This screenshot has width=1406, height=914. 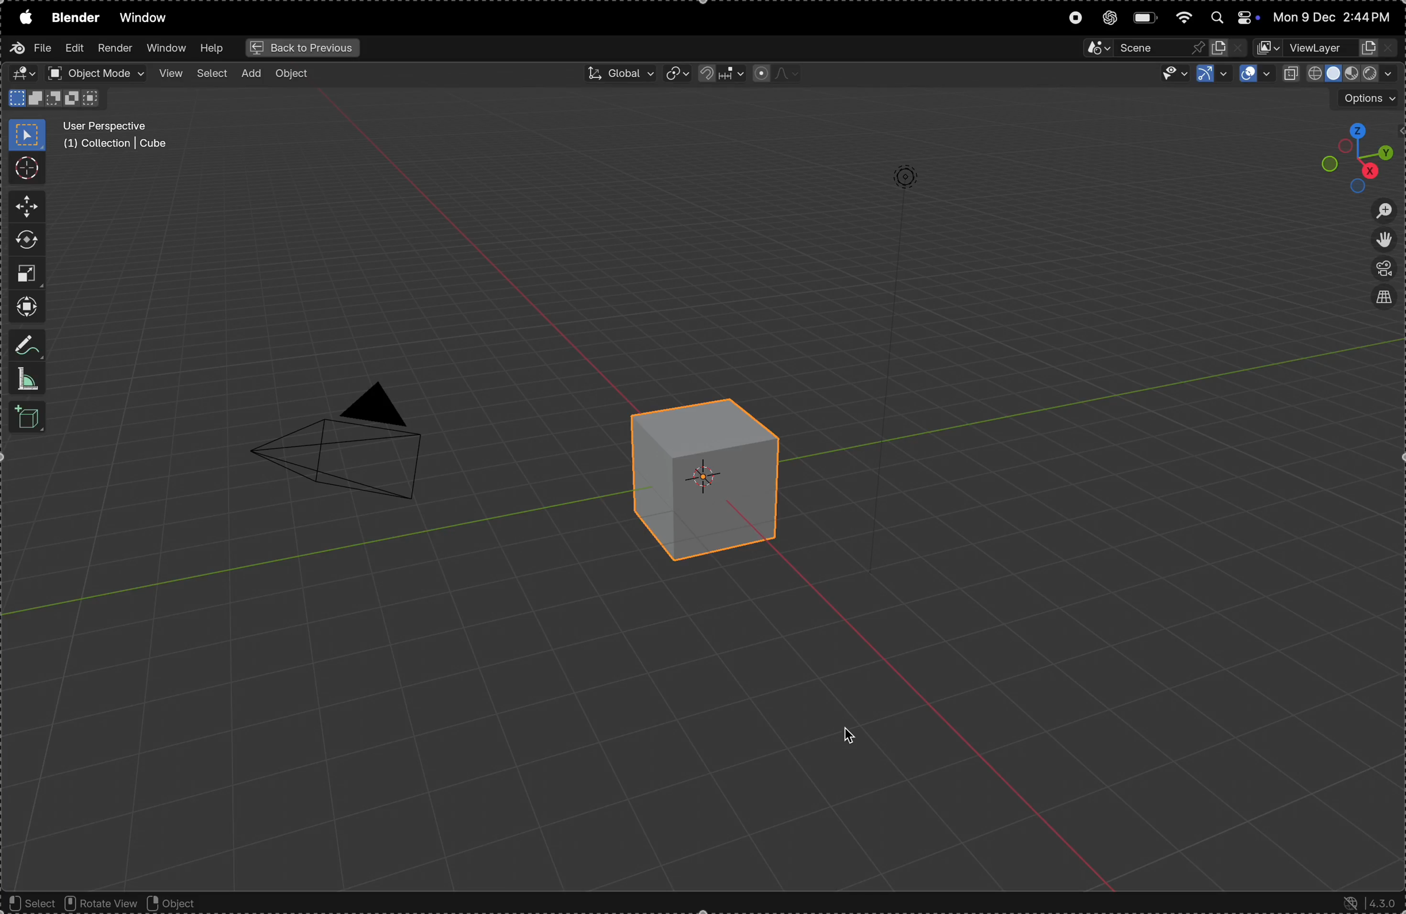 I want to click on select, so click(x=214, y=74).